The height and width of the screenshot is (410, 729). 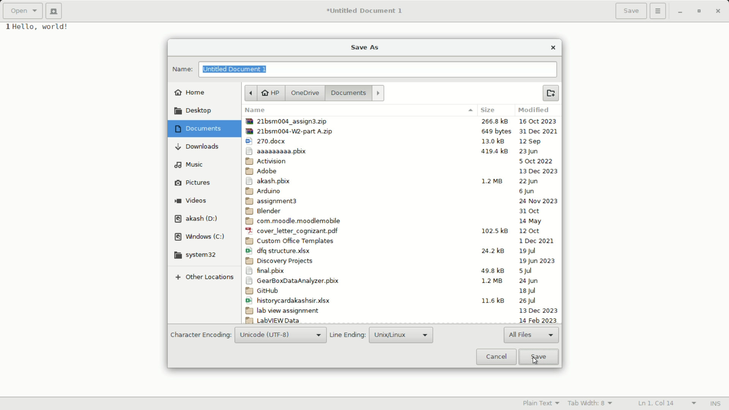 What do you see at coordinates (365, 11) in the screenshot?
I see `Untitled Document 1` at bounding box center [365, 11].